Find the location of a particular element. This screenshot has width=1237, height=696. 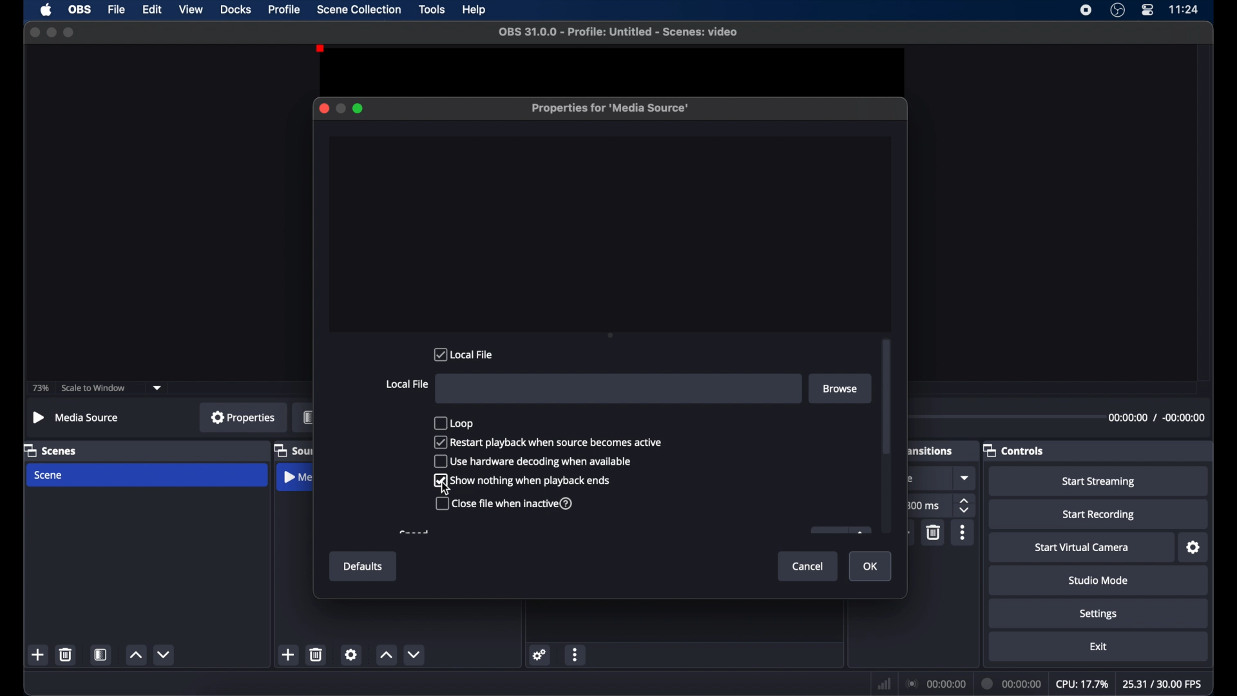

settings is located at coordinates (1099, 615).